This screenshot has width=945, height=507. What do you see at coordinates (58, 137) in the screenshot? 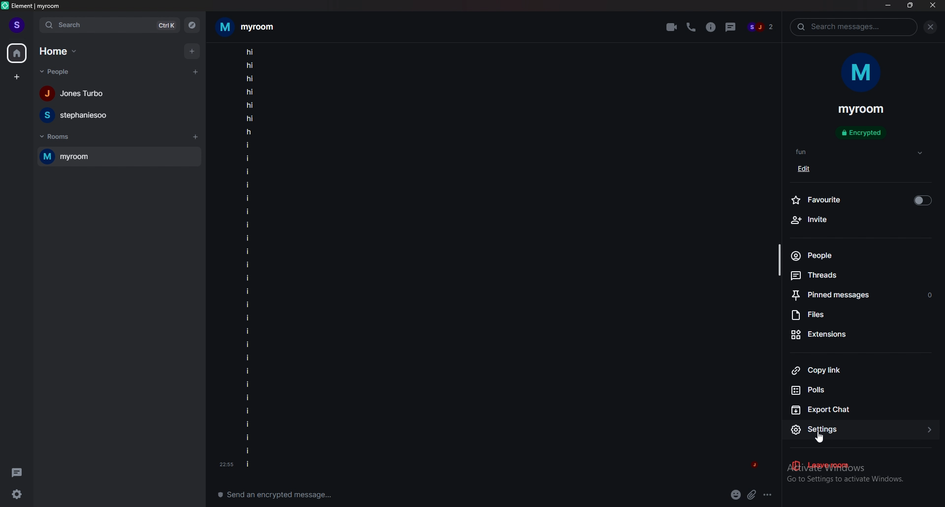
I see `rooms` at bounding box center [58, 137].